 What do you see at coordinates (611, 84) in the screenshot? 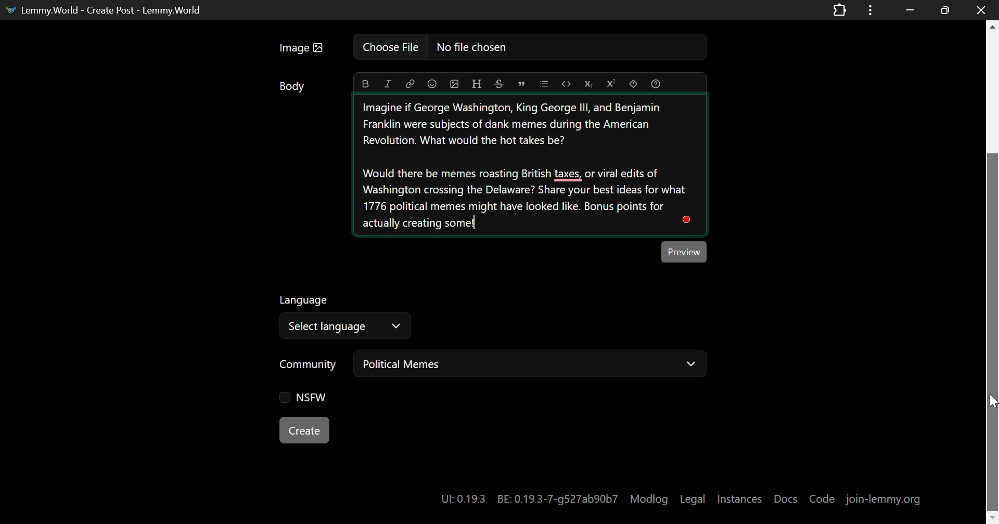
I see `Superscript` at bounding box center [611, 84].